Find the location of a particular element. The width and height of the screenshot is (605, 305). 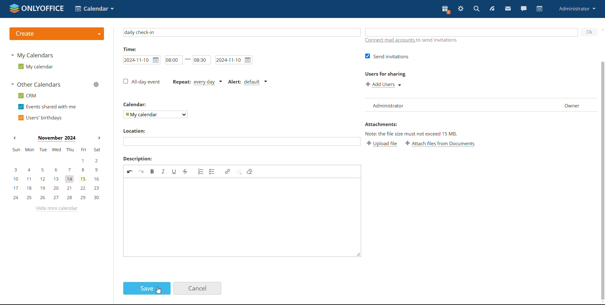

next month is located at coordinates (99, 138).